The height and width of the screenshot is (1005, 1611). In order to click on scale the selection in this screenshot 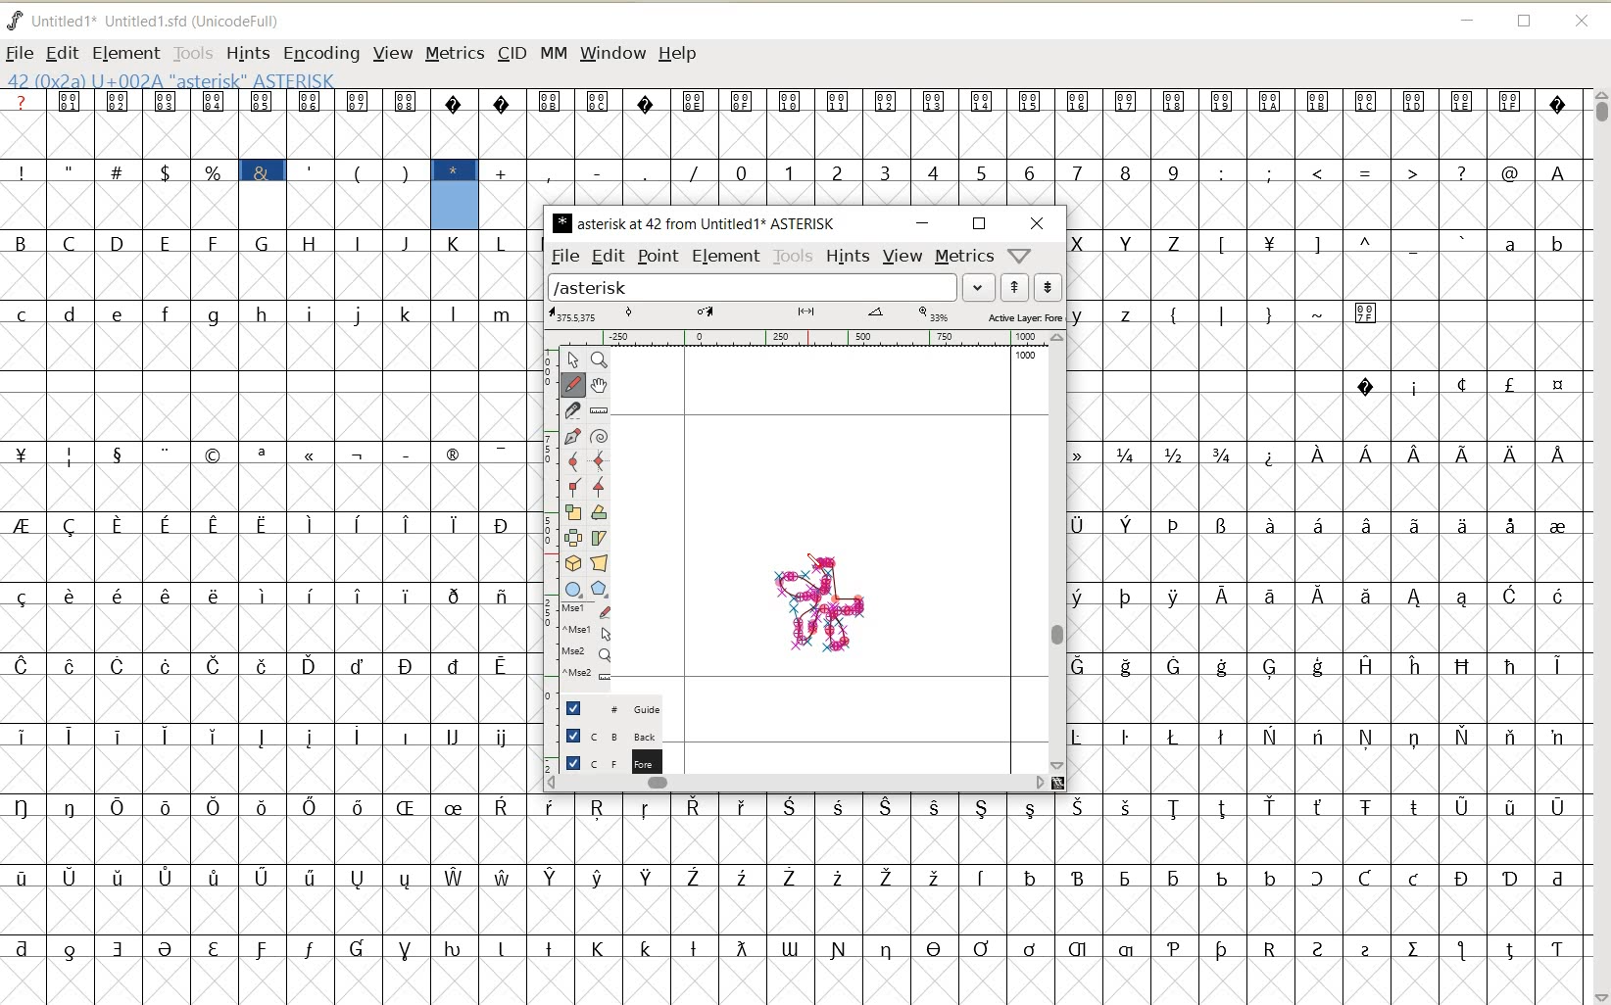, I will do `click(570, 512)`.